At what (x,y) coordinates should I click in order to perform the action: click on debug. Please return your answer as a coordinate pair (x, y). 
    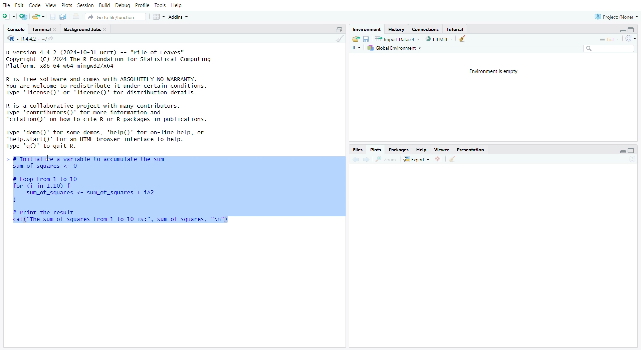
    Looking at the image, I should click on (122, 6).